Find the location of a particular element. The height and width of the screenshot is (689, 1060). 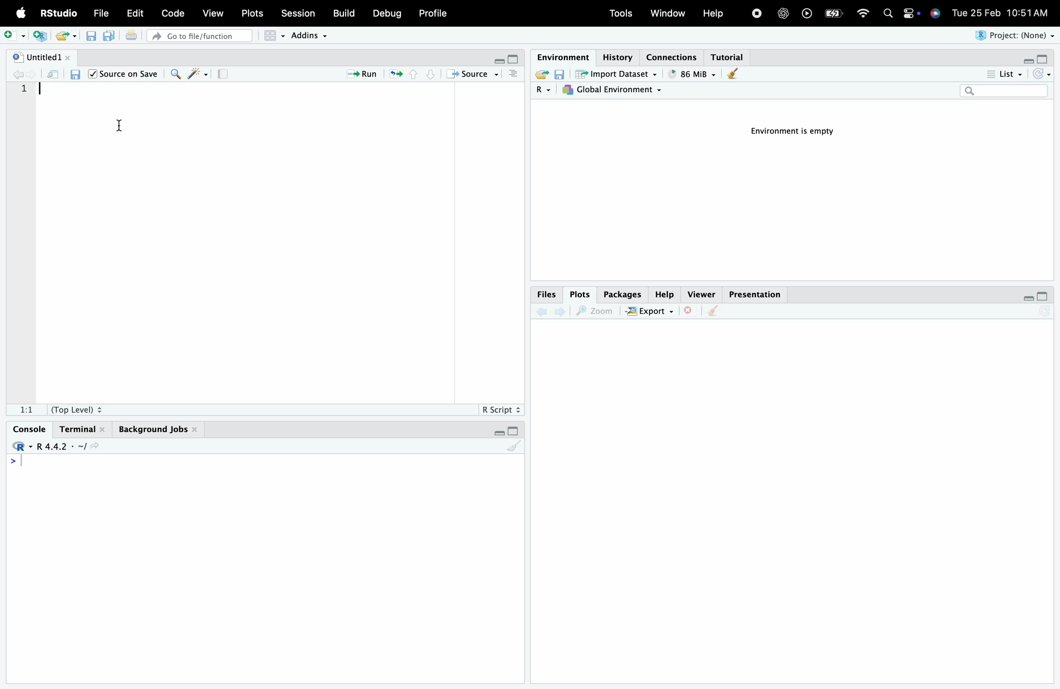

minimise is located at coordinates (1025, 61).